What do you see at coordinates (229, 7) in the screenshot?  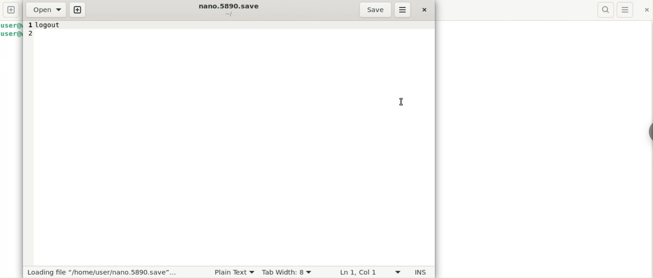 I see `nano.5890.save` at bounding box center [229, 7].